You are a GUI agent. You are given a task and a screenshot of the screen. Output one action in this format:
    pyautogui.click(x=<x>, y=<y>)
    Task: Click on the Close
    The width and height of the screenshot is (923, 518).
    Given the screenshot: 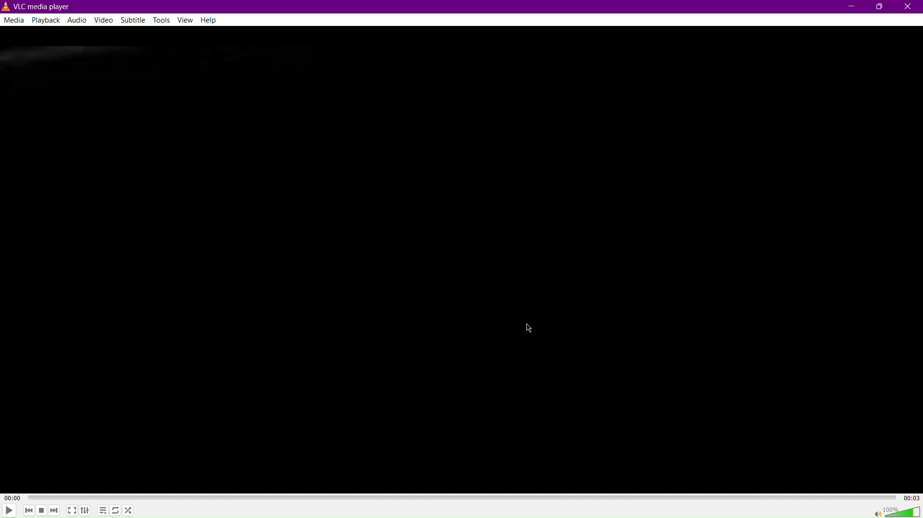 What is the action you would take?
    pyautogui.click(x=909, y=7)
    